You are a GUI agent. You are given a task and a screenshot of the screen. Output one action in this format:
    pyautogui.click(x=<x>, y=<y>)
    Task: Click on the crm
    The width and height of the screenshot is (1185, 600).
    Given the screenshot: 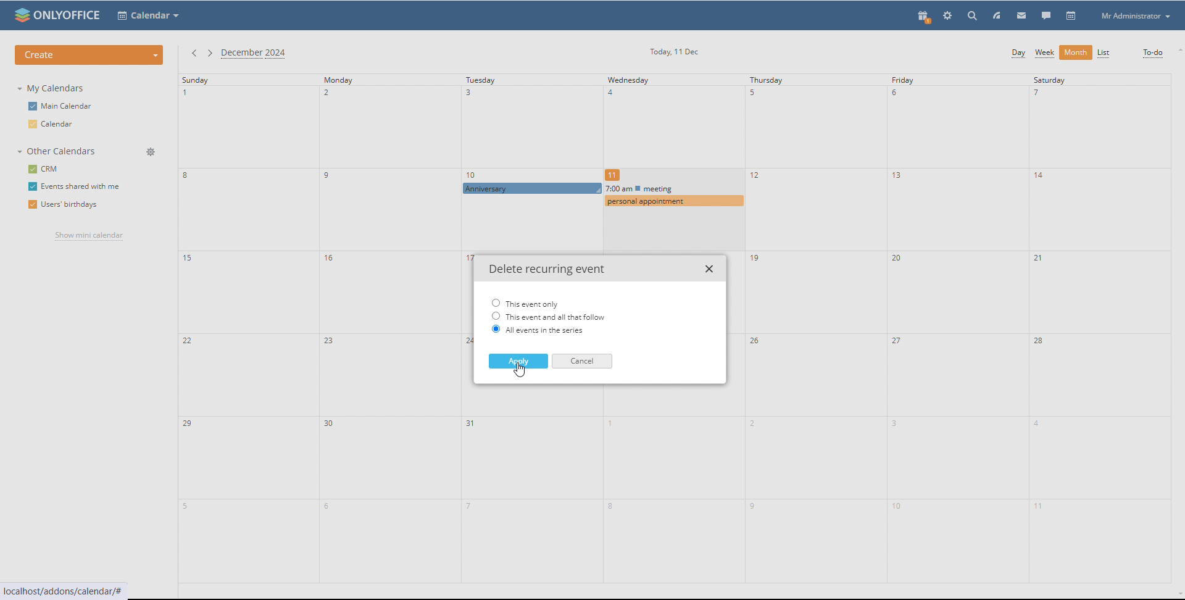 What is the action you would take?
    pyautogui.click(x=43, y=169)
    